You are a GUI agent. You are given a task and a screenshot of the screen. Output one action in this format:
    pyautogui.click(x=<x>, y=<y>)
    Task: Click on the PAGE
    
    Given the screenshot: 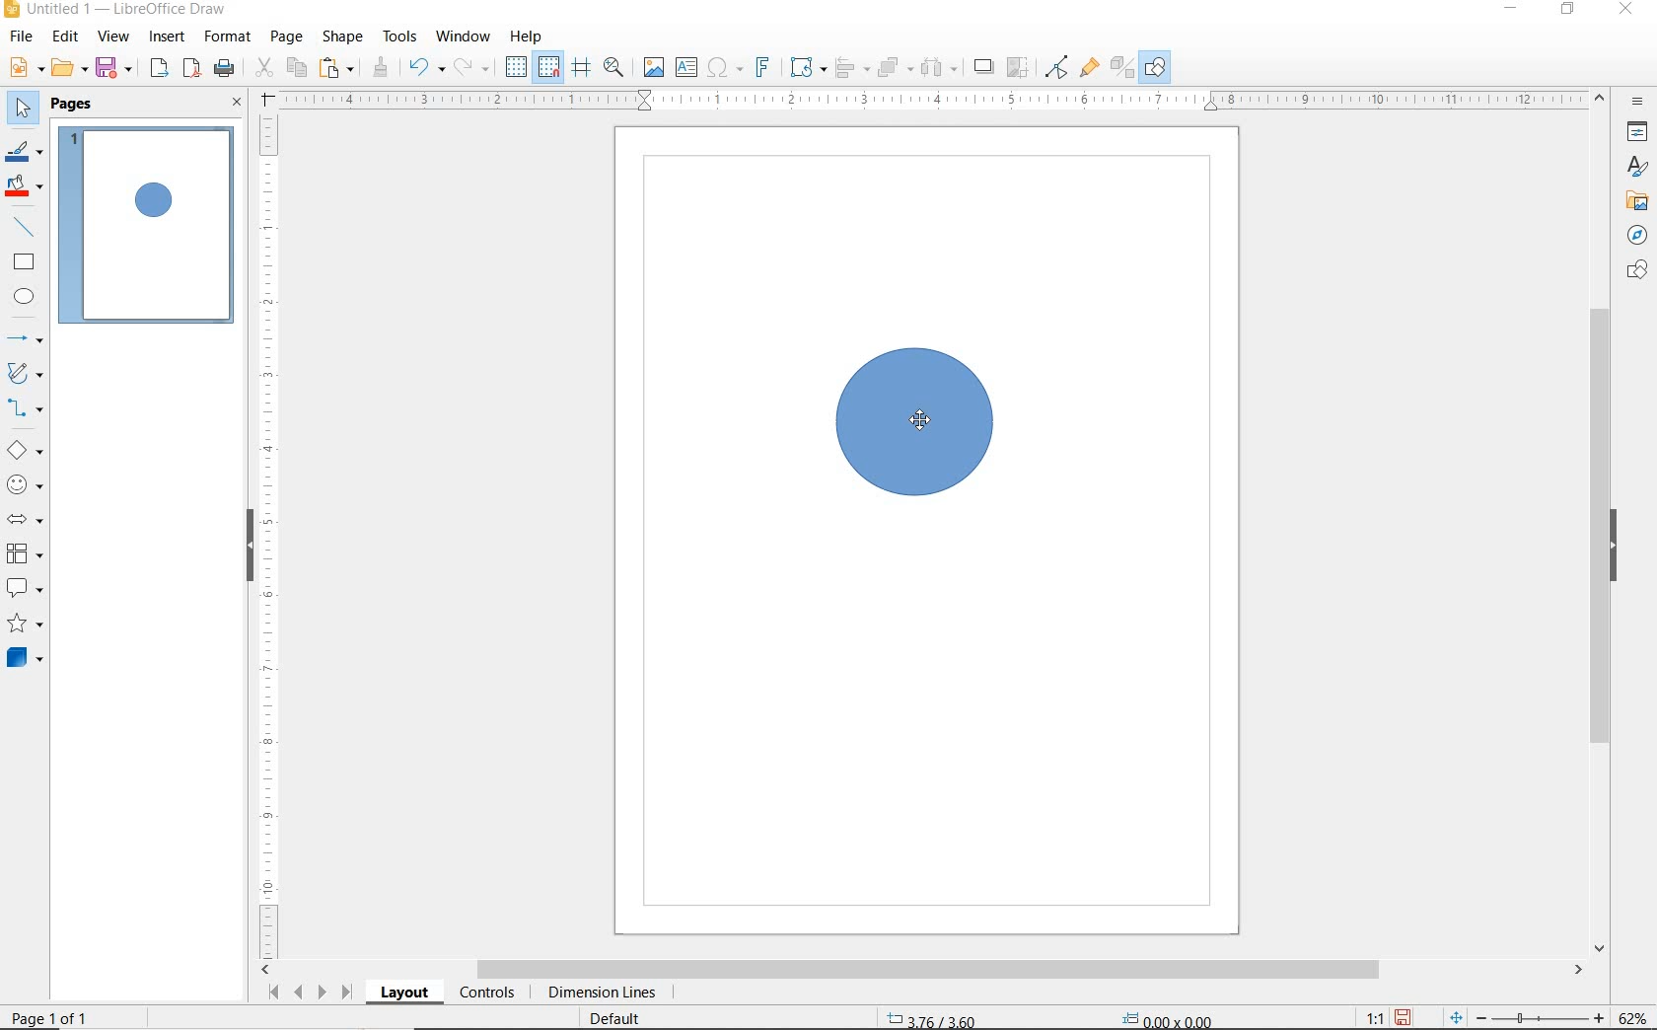 What is the action you would take?
    pyautogui.click(x=288, y=38)
    